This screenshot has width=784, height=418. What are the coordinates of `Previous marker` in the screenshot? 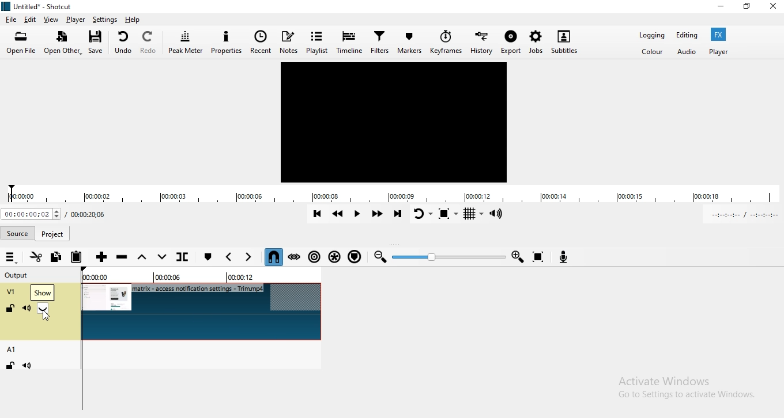 It's located at (230, 257).